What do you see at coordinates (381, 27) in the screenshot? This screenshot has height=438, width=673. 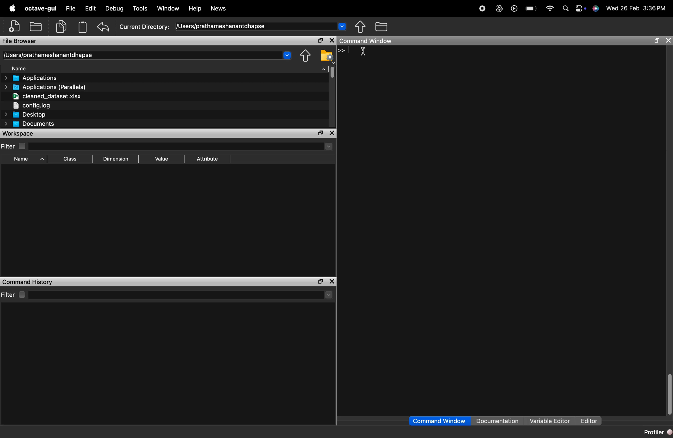 I see `One directory up` at bounding box center [381, 27].